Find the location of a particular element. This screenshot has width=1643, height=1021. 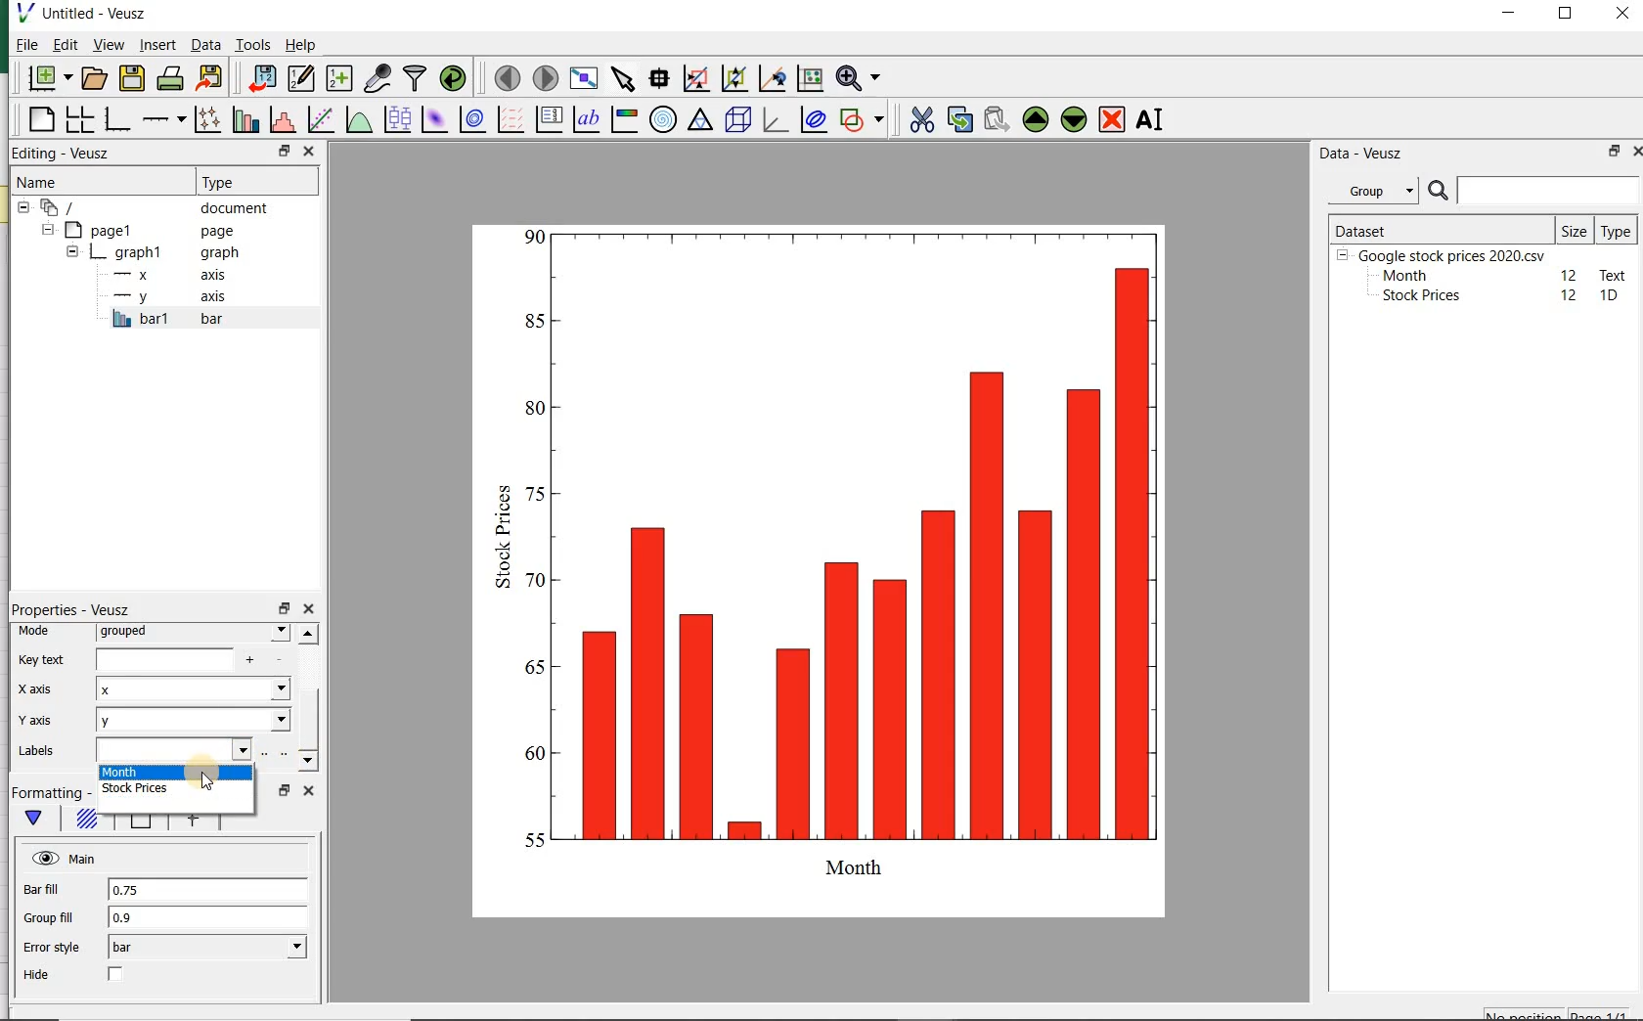

Y-axis is located at coordinates (39, 722).